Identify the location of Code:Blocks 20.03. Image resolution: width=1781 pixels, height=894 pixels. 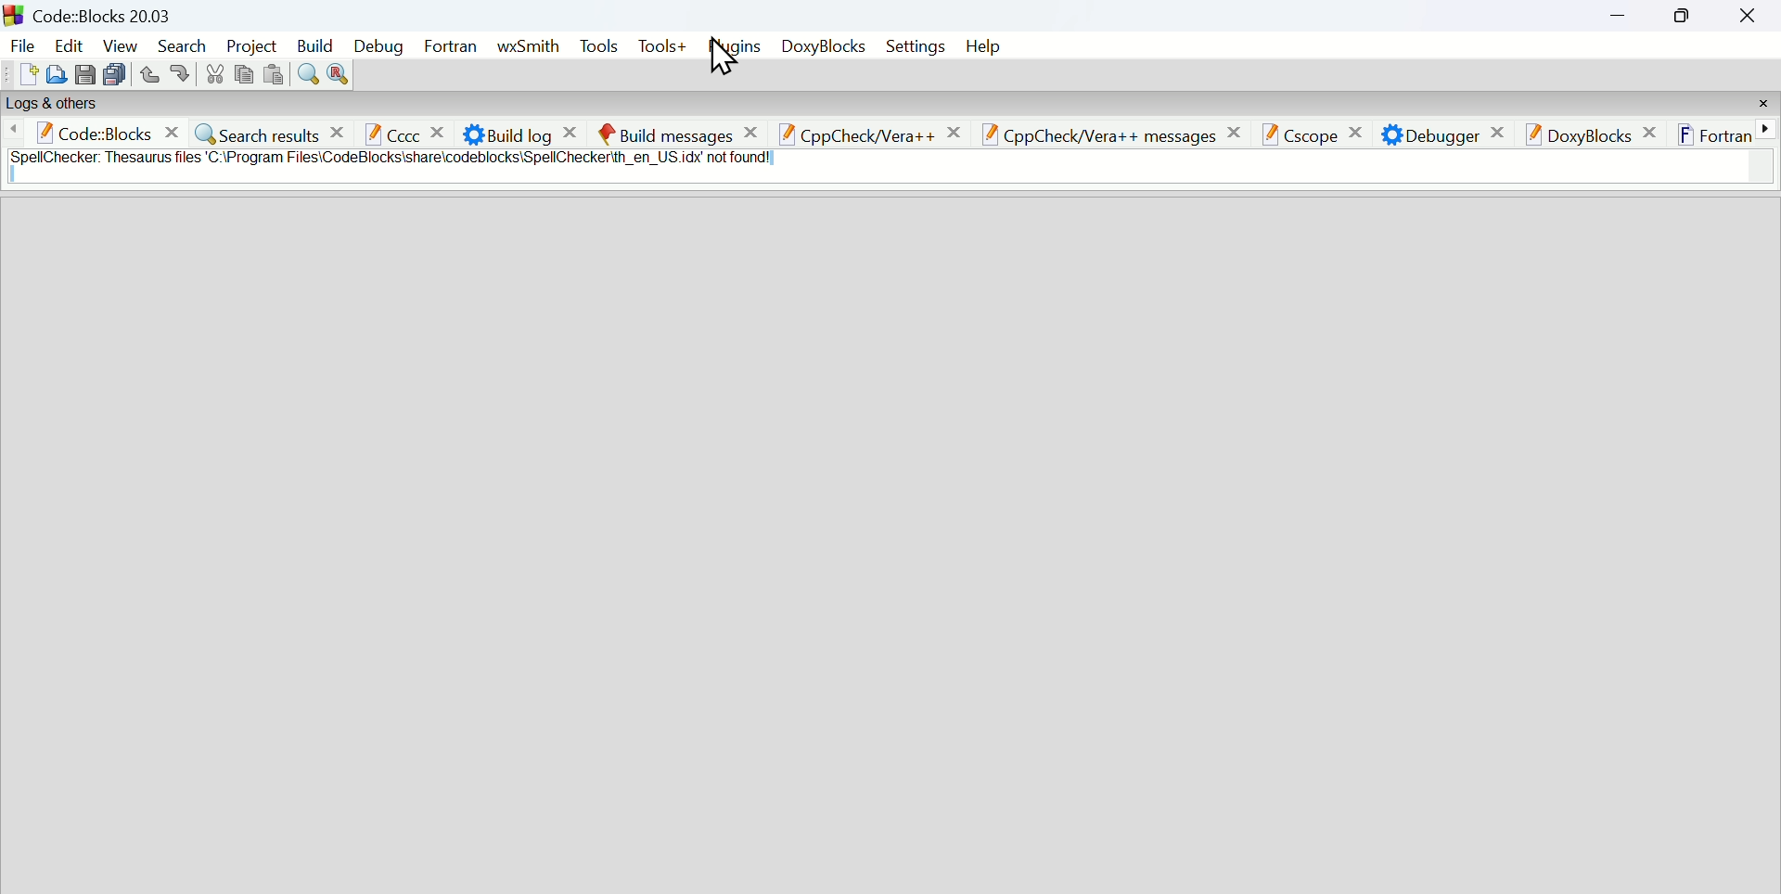
(108, 13).